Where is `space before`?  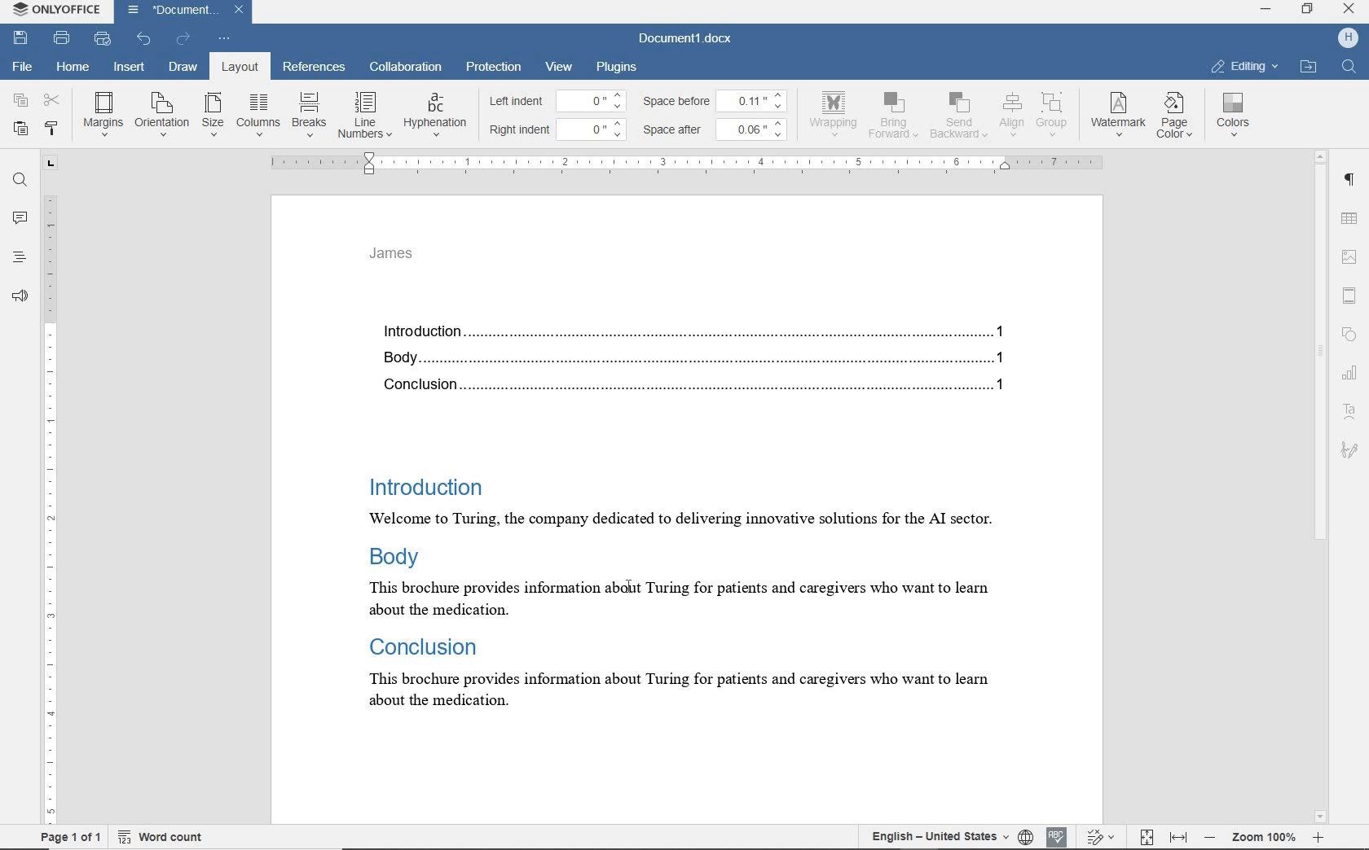 space before is located at coordinates (679, 101).